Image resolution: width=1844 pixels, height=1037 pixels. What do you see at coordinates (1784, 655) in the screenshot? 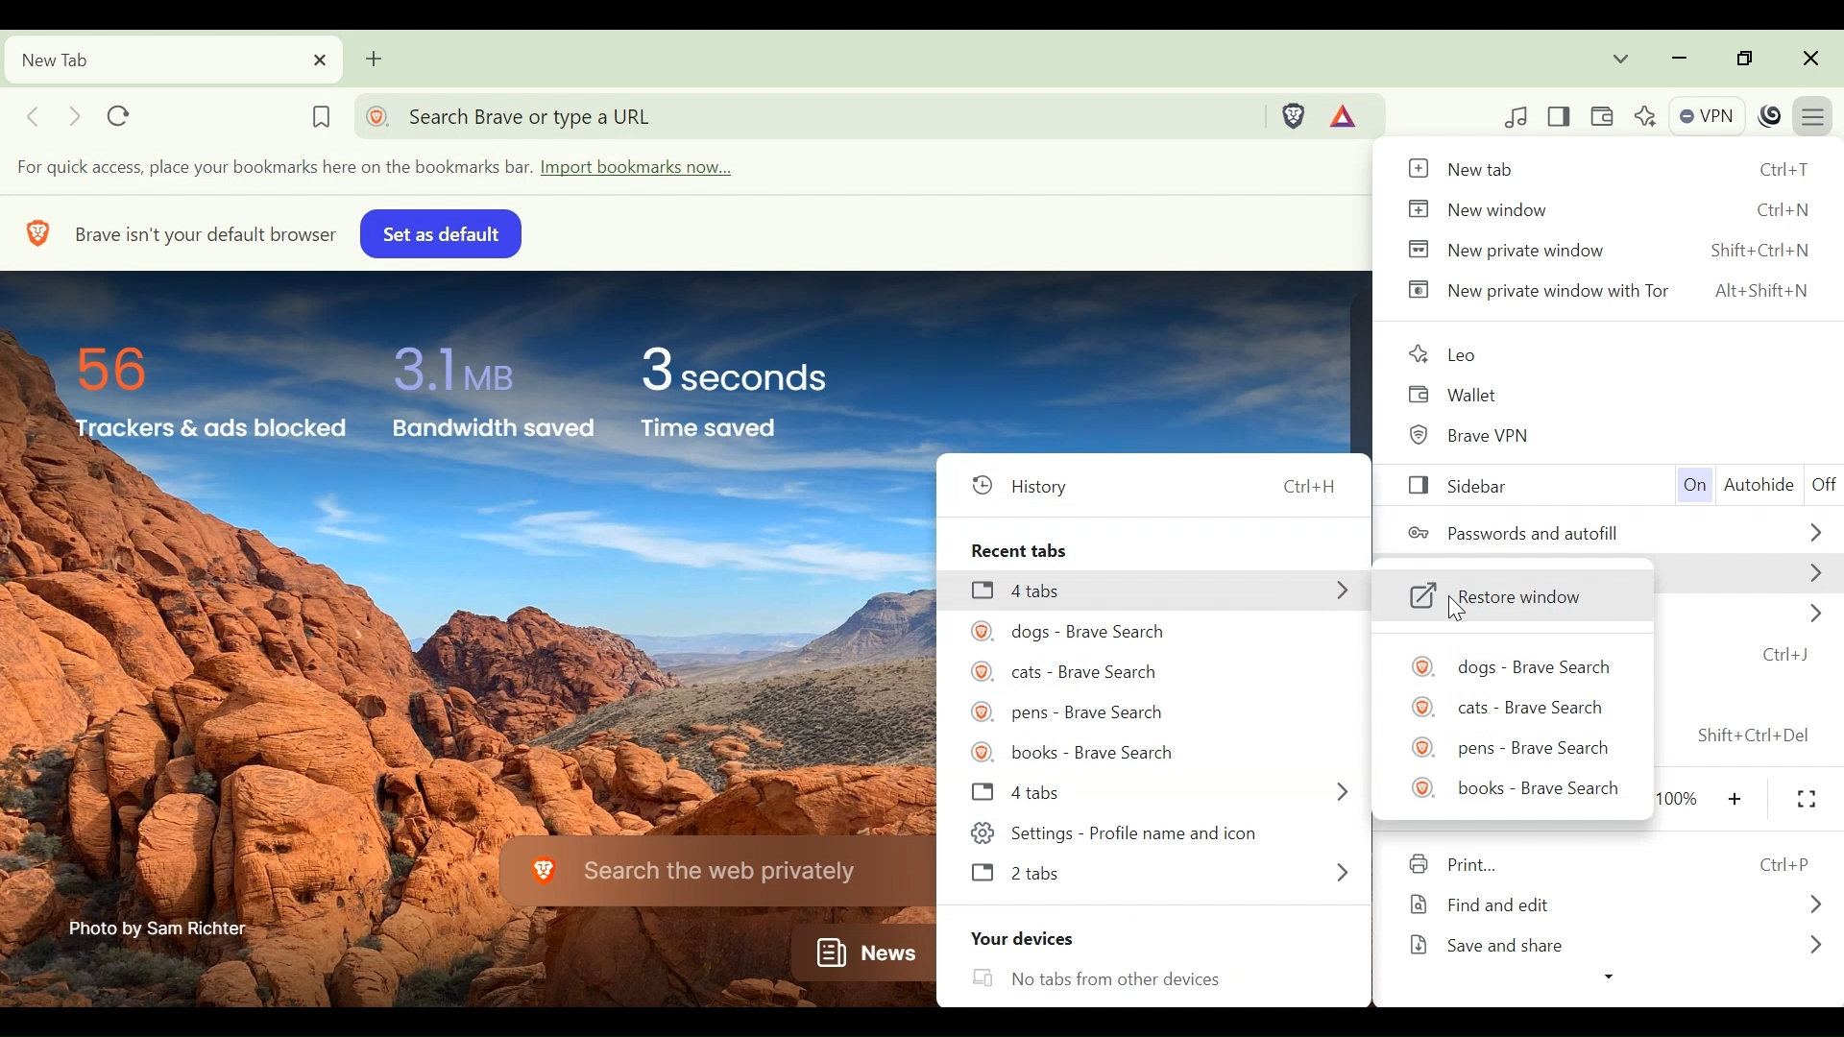
I see `Ctrl+)` at bounding box center [1784, 655].